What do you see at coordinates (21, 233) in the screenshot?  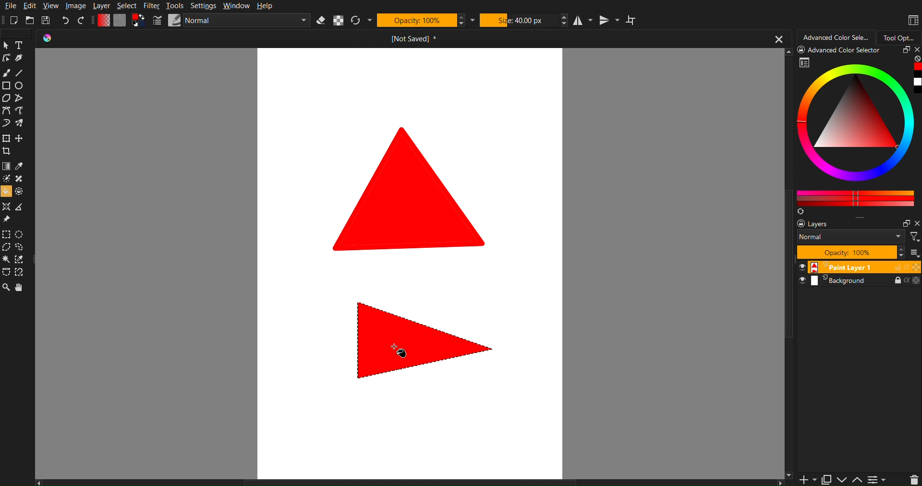 I see `Selection Square ` at bounding box center [21, 233].